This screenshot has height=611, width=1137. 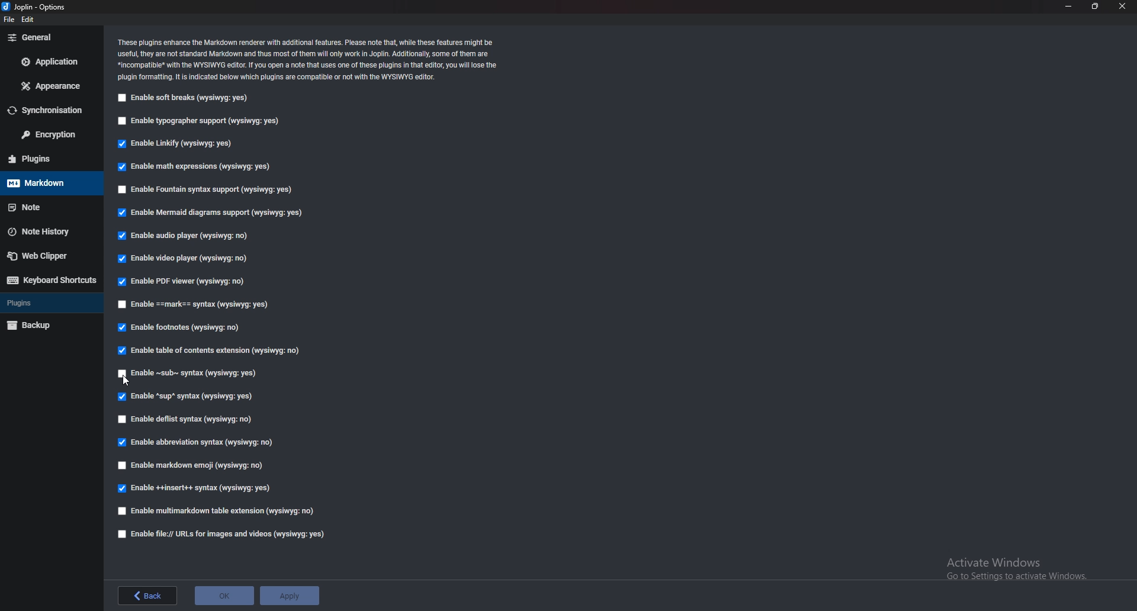 What do you see at coordinates (148, 596) in the screenshot?
I see `back` at bounding box center [148, 596].